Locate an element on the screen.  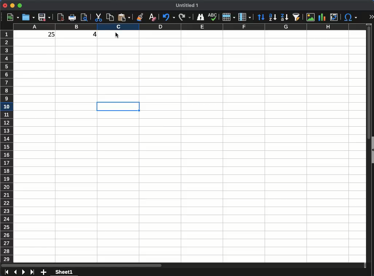
Untitled 1 is located at coordinates (188, 5).